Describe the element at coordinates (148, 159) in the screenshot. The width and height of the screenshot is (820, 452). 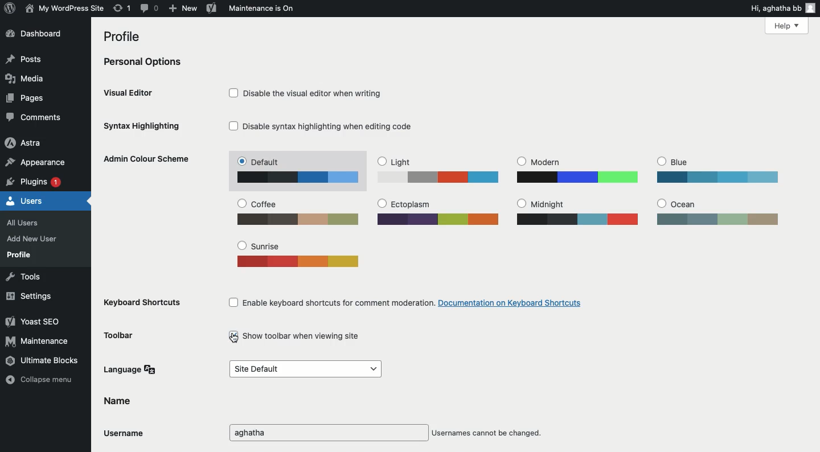
I see `Admin color scheme` at that location.